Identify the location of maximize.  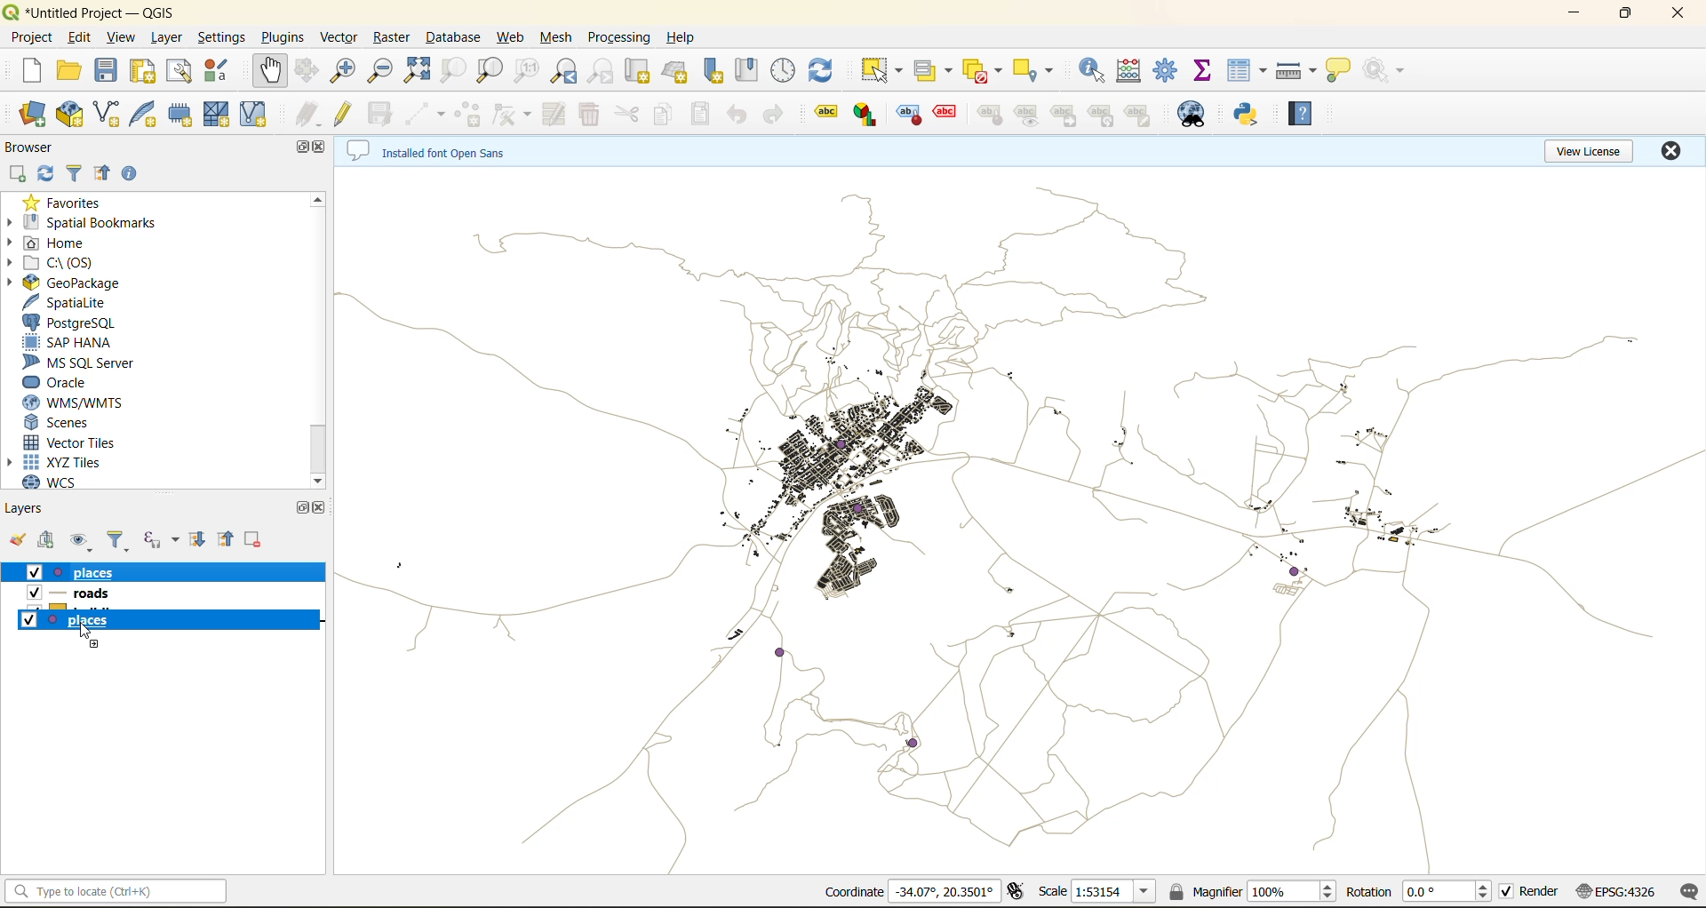
(1627, 14).